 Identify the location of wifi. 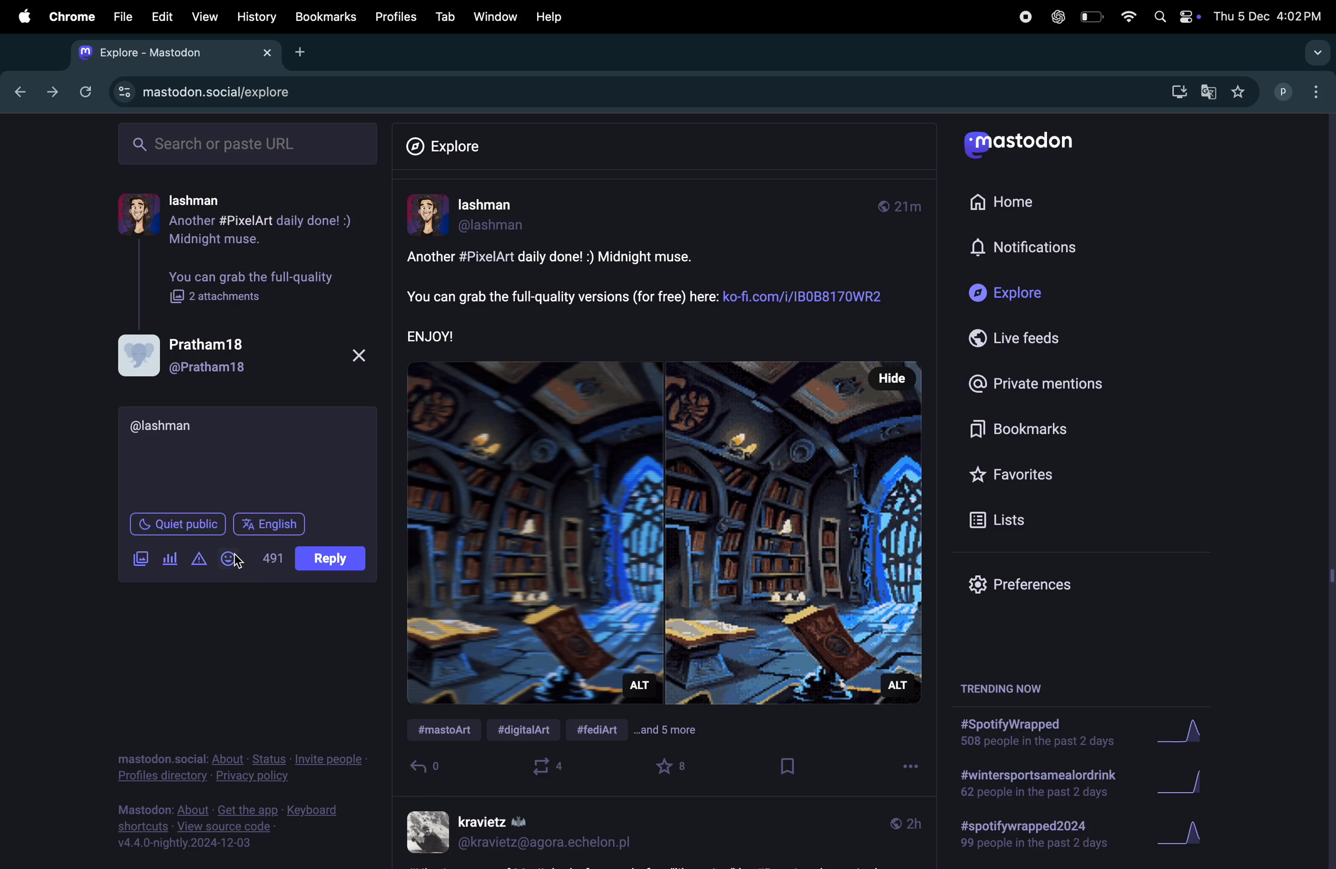
(1124, 15).